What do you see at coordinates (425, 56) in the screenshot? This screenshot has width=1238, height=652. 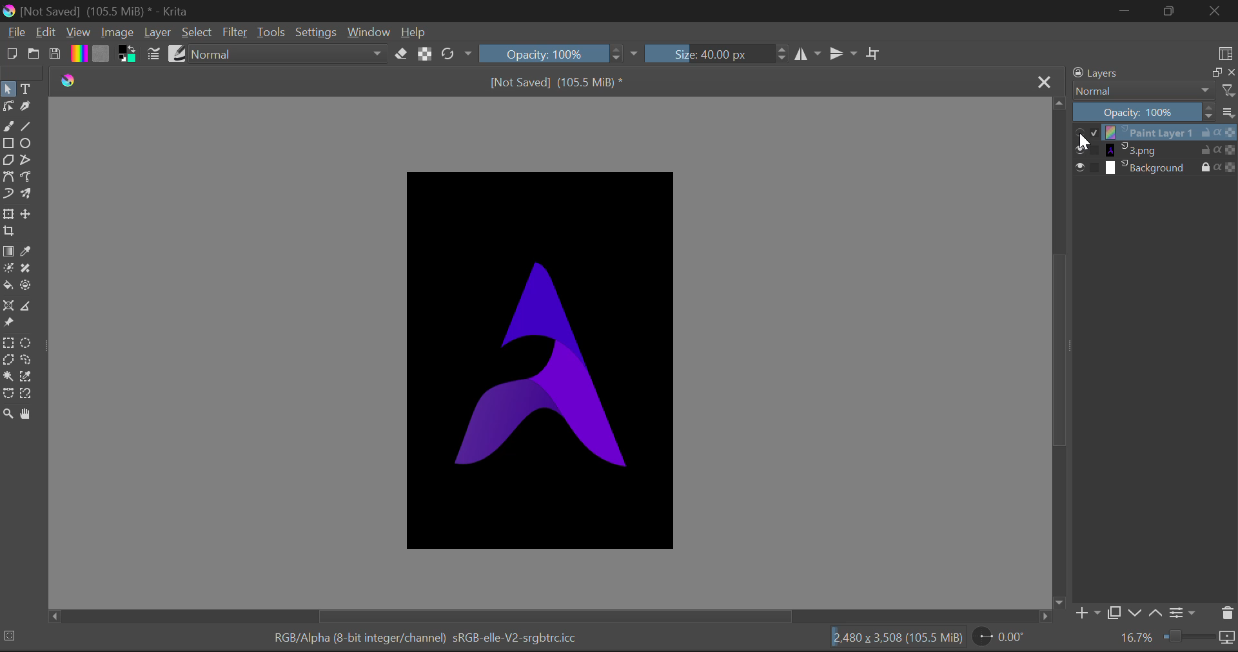 I see `Lock Alpha` at bounding box center [425, 56].